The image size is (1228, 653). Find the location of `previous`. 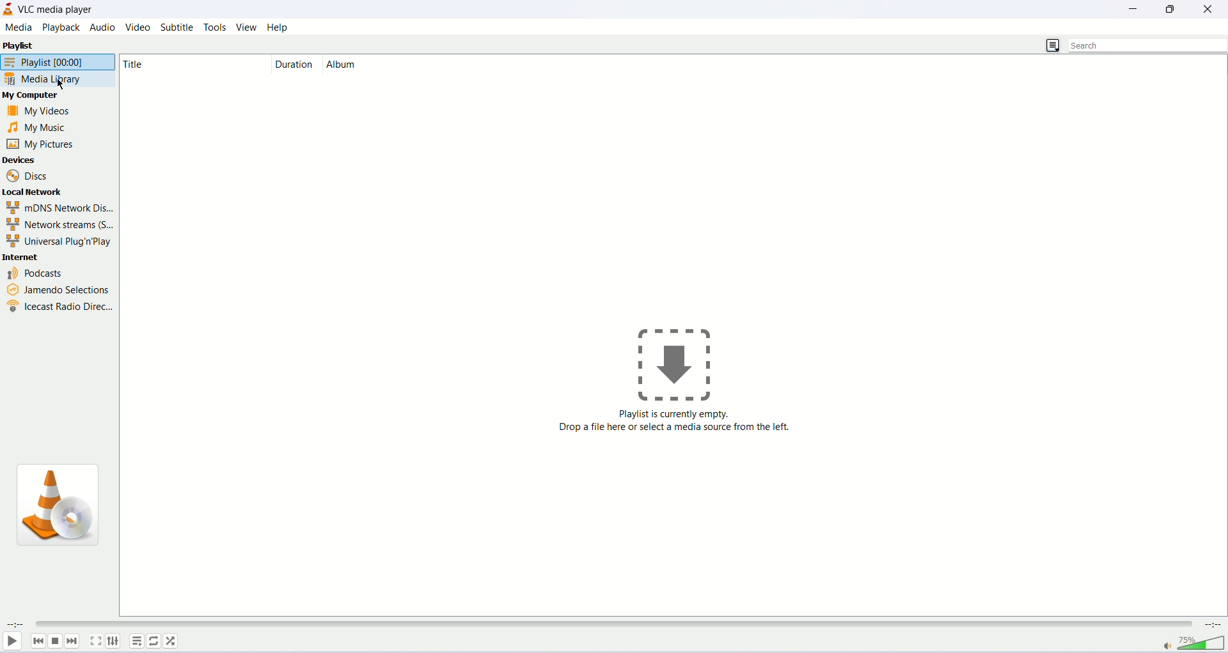

previous is located at coordinates (38, 641).